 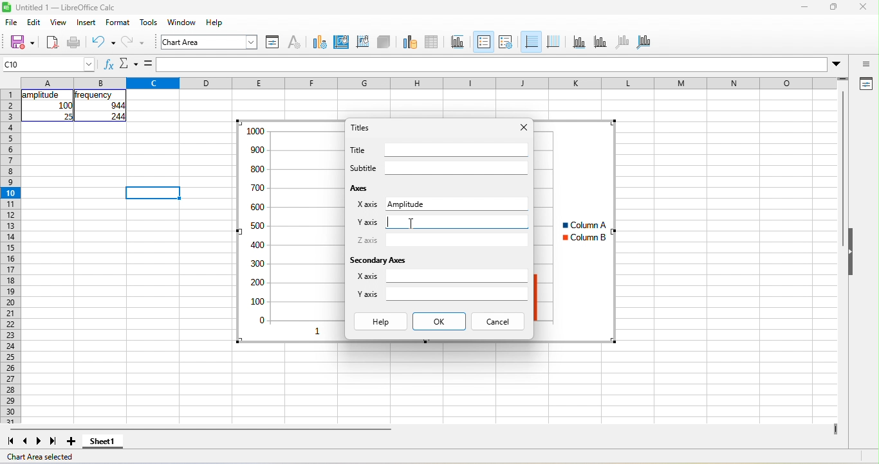 I want to click on Title, so click(x=357, y=150).